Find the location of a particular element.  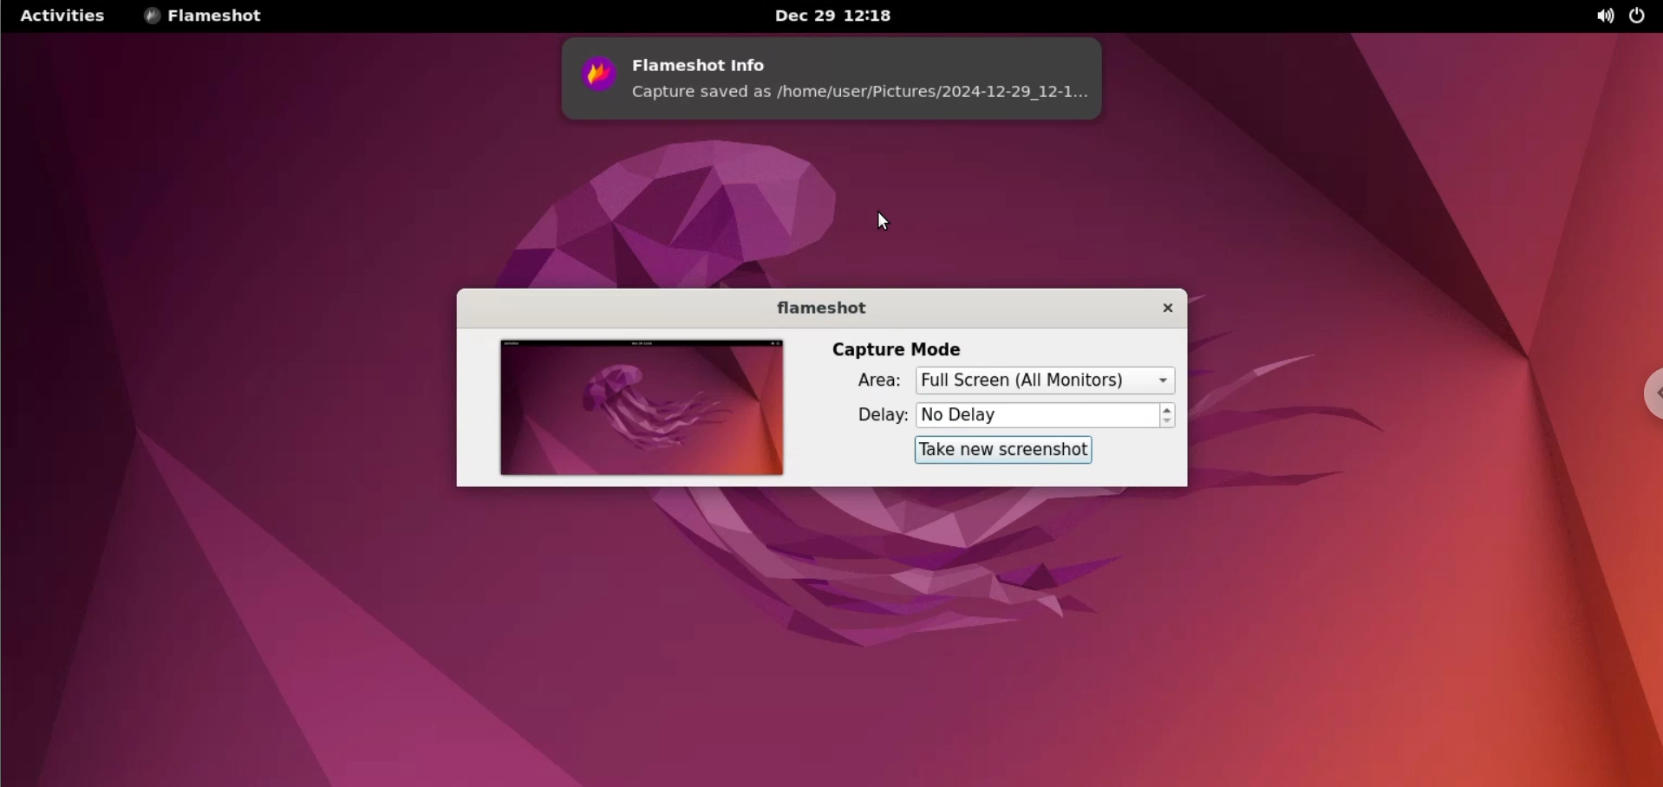

flameshot logo is located at coordinates (595, 79).